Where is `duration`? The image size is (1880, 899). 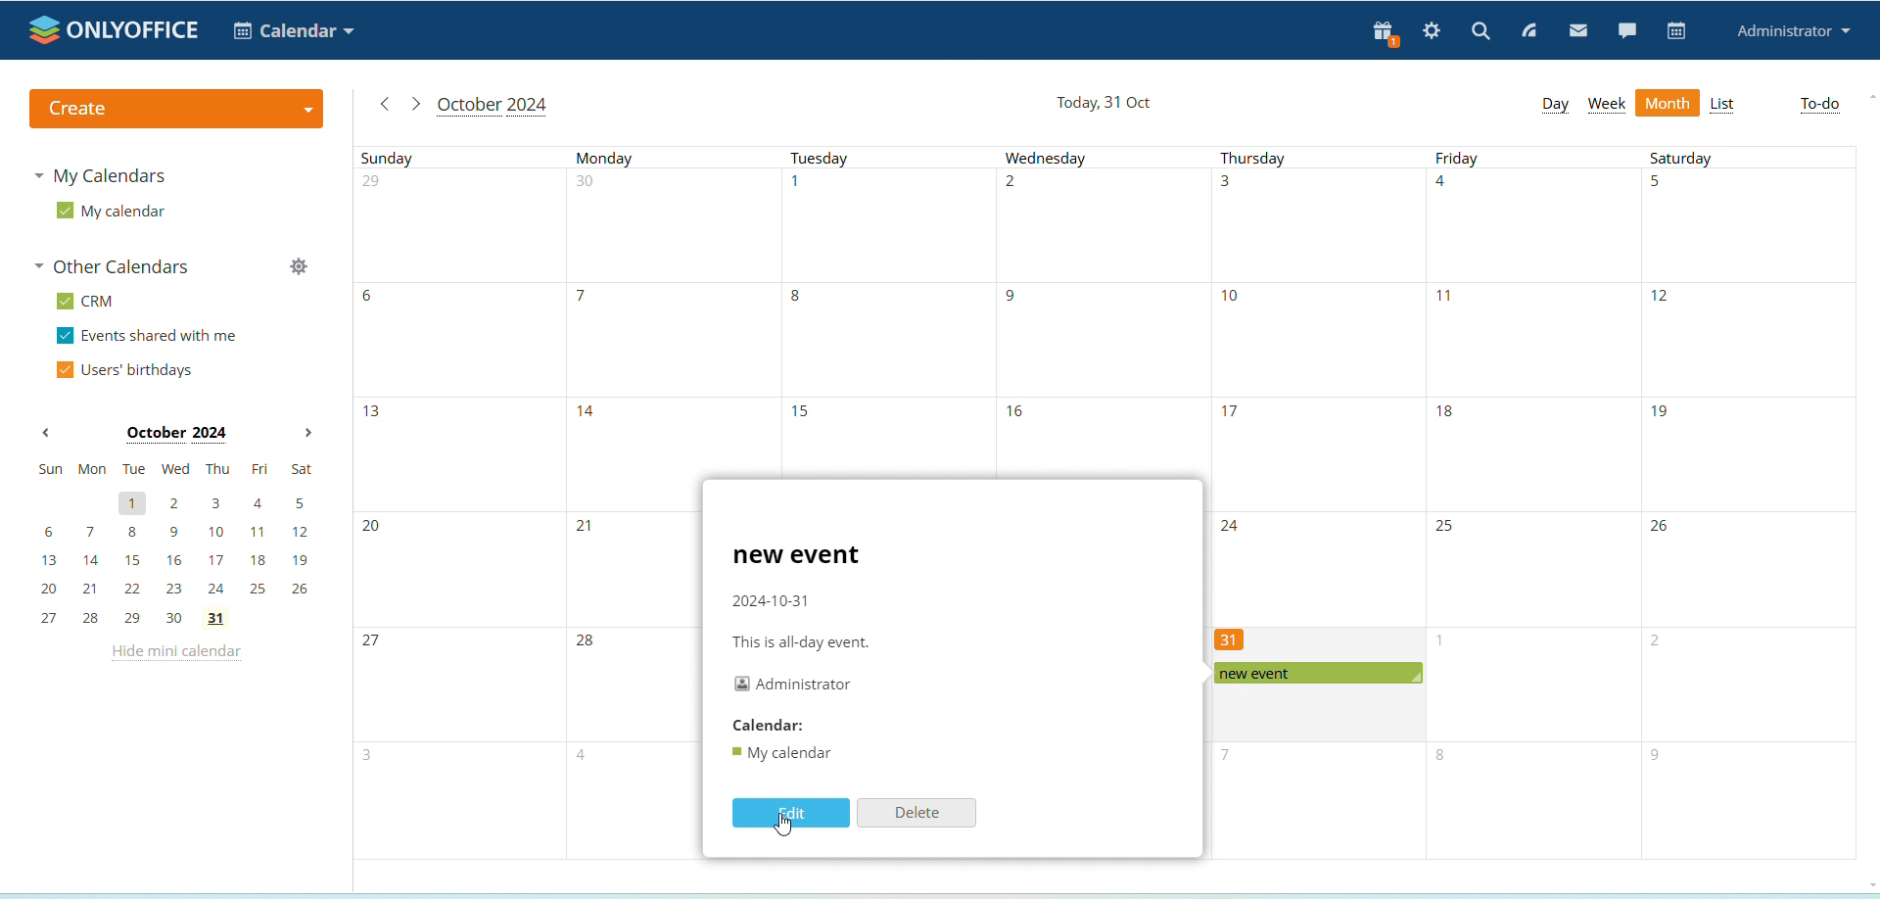 duration is located at coordinates (805, 642).